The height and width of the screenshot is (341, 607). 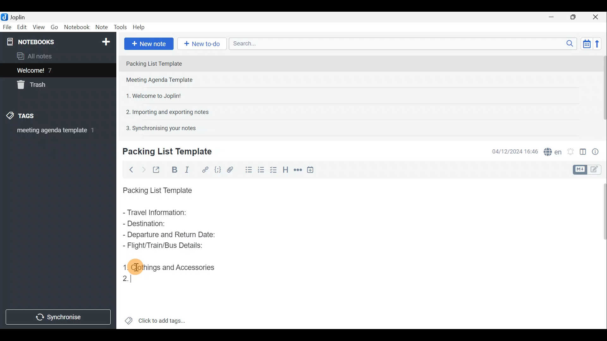 I want to click on Italic, so click(x=189, y=170).